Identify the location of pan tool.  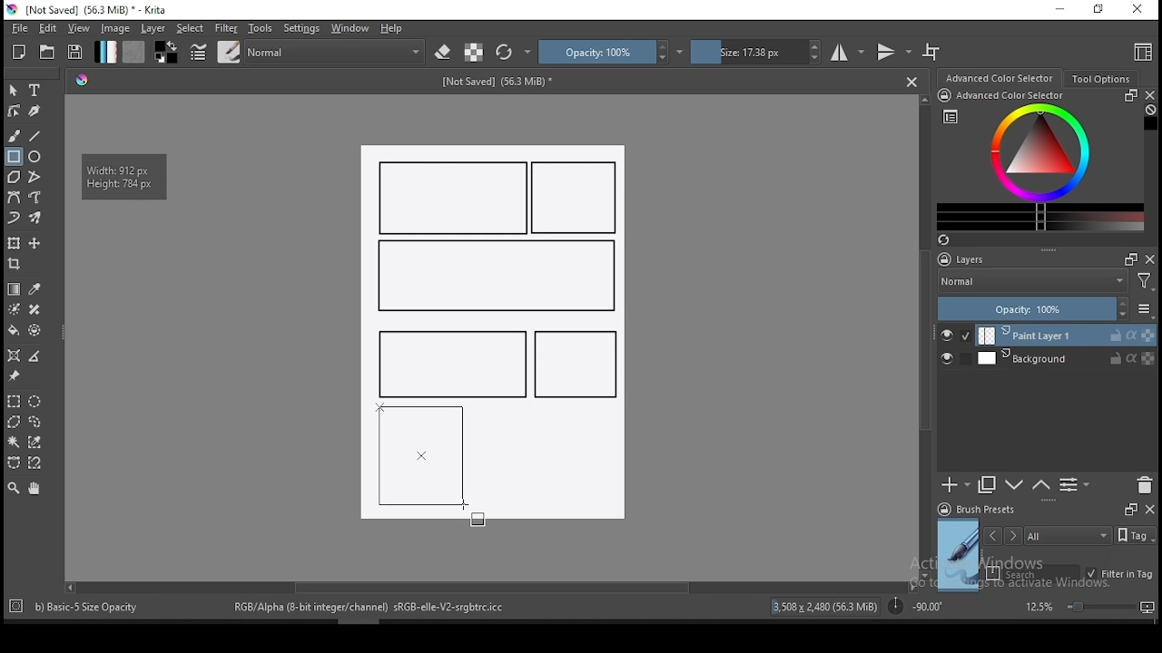
(33, 489).